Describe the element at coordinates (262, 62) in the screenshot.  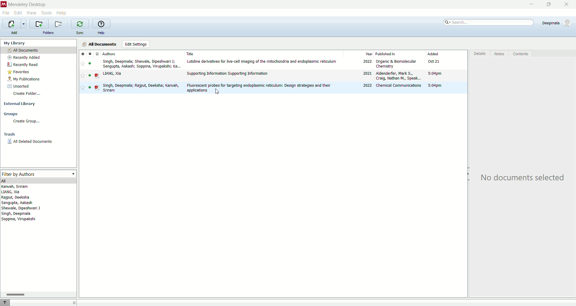
I see `Lutidine derivatives for live-cell imaging of the mitochondria and endoplasmic reticulum` at that location.